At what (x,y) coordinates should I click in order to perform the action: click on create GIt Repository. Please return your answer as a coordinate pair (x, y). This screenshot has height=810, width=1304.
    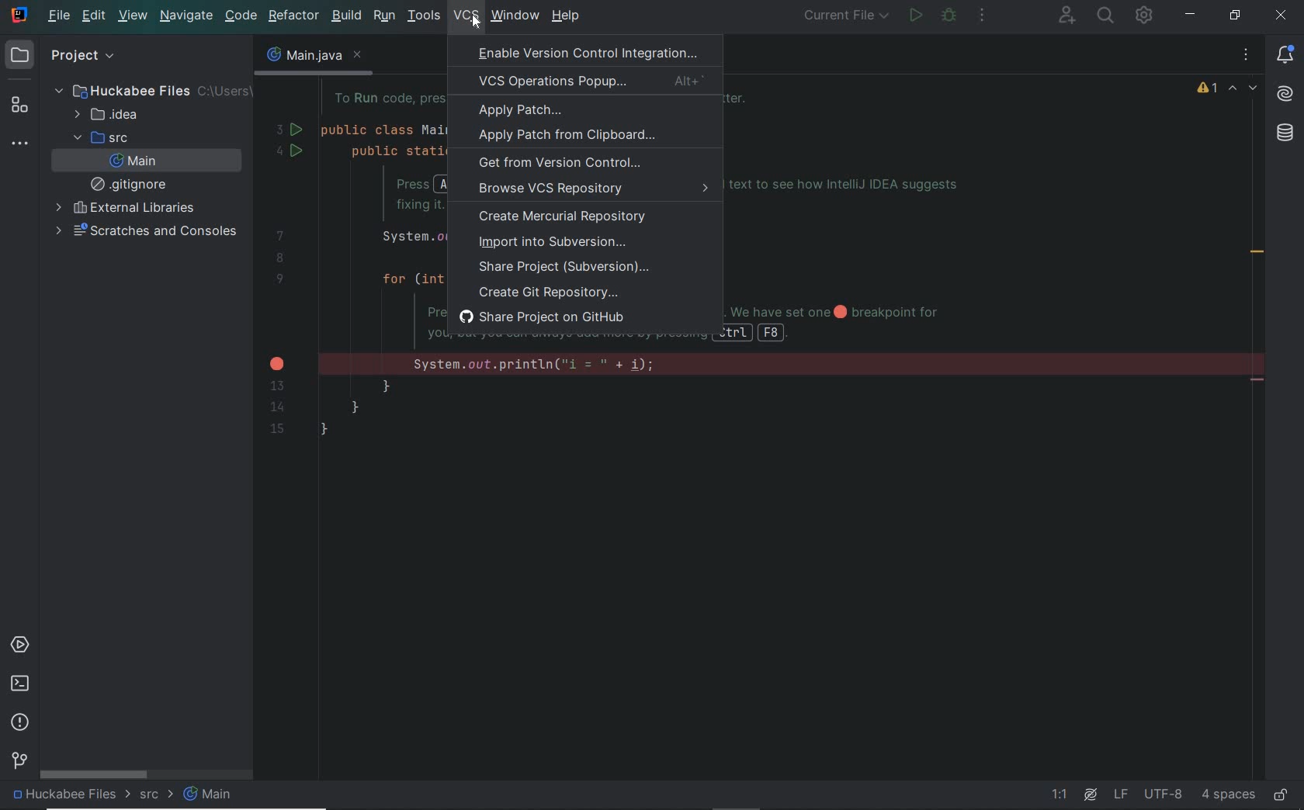
    Looking at the image, I should click on (549, 292).